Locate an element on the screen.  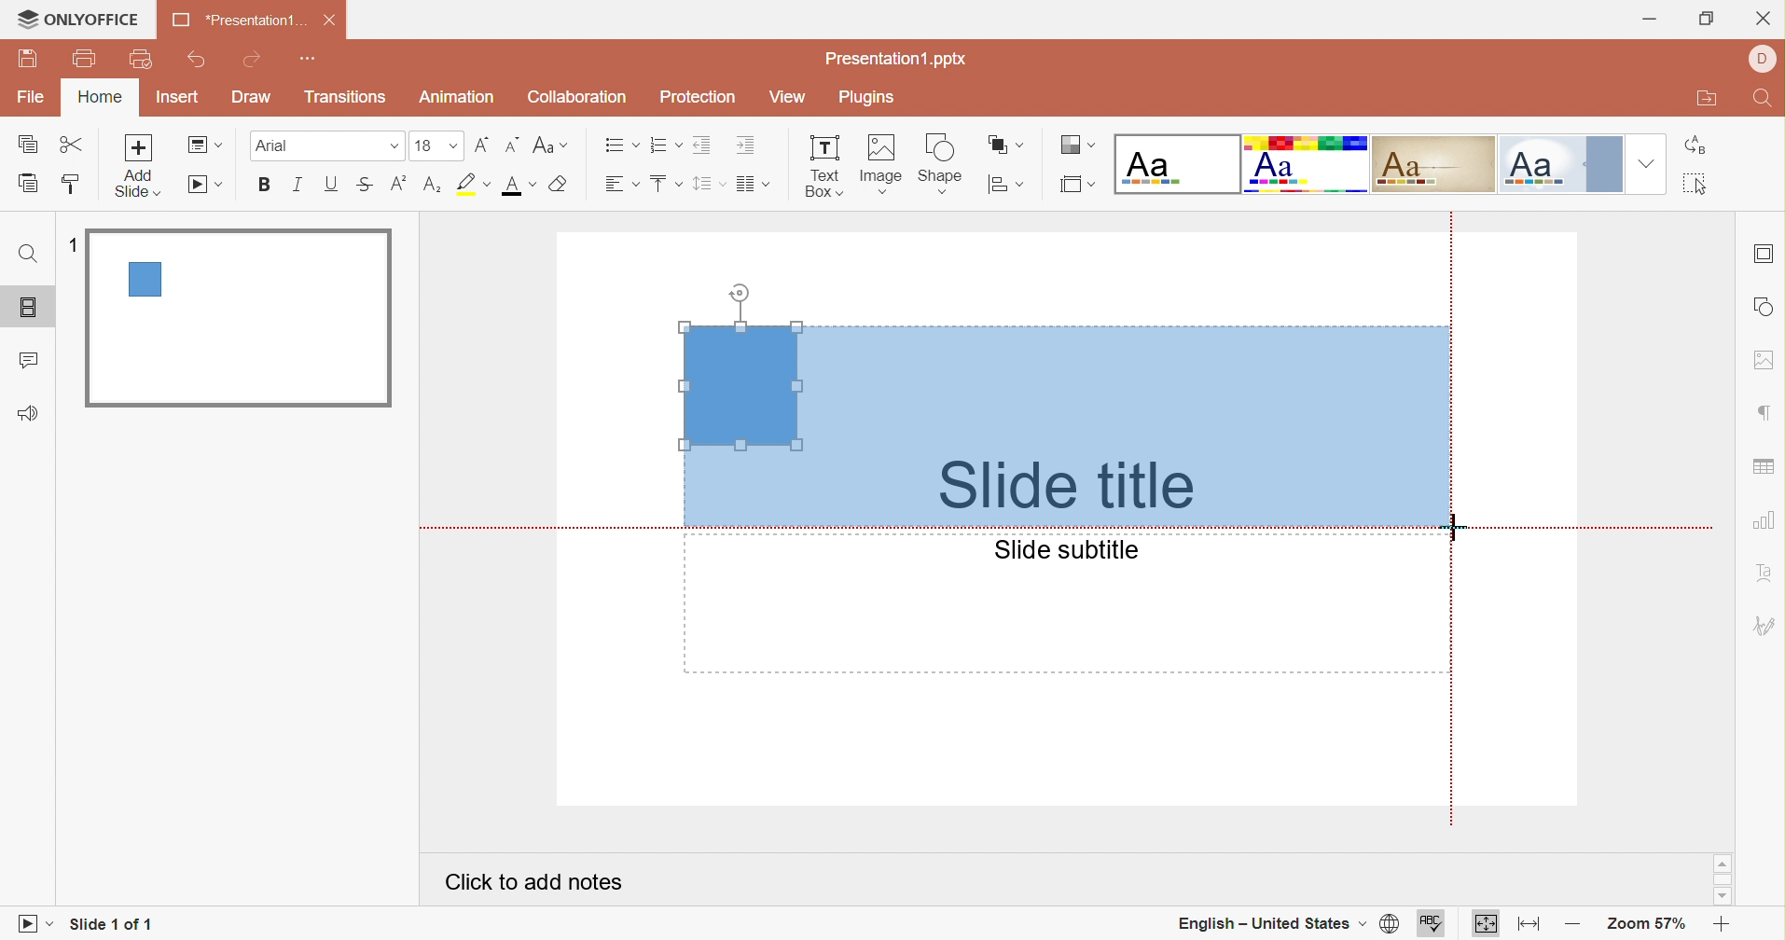
Animation is located at coordinates (459, 97).